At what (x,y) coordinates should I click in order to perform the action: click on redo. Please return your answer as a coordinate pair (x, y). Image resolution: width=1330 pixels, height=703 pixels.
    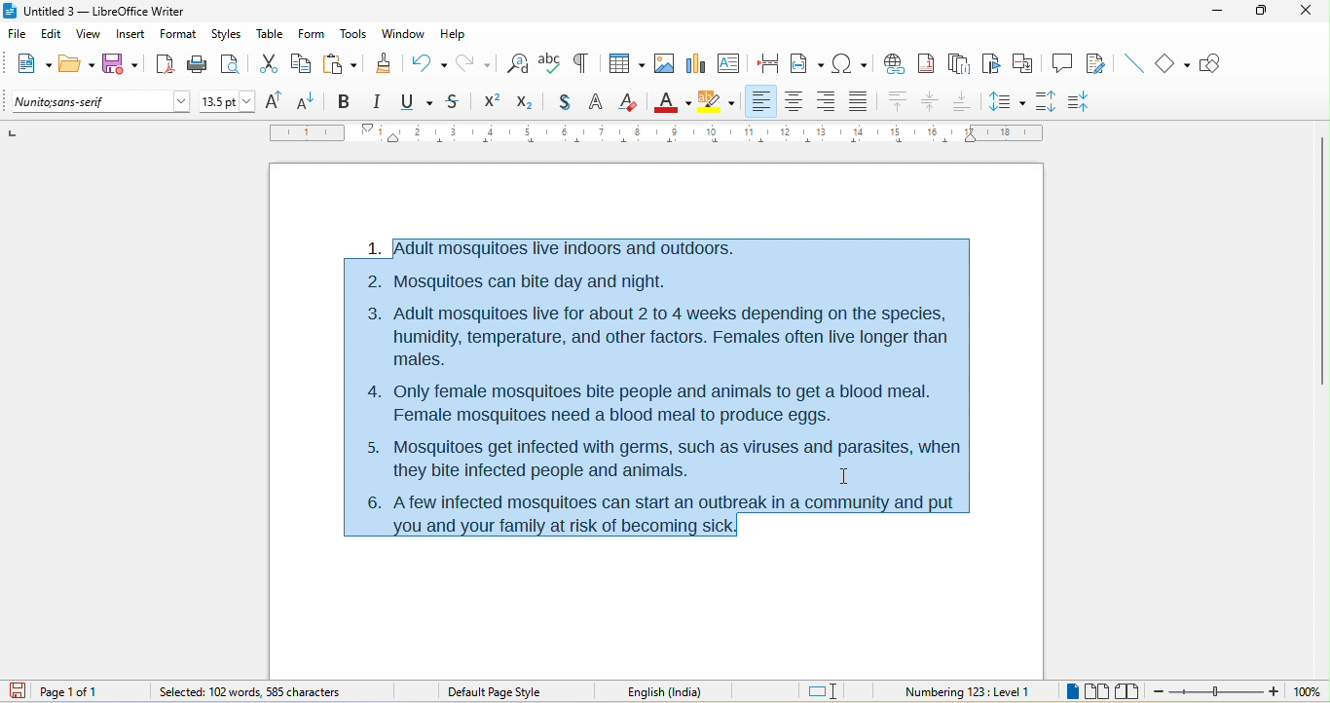
    Looking at the image, I should click on (476, 62).